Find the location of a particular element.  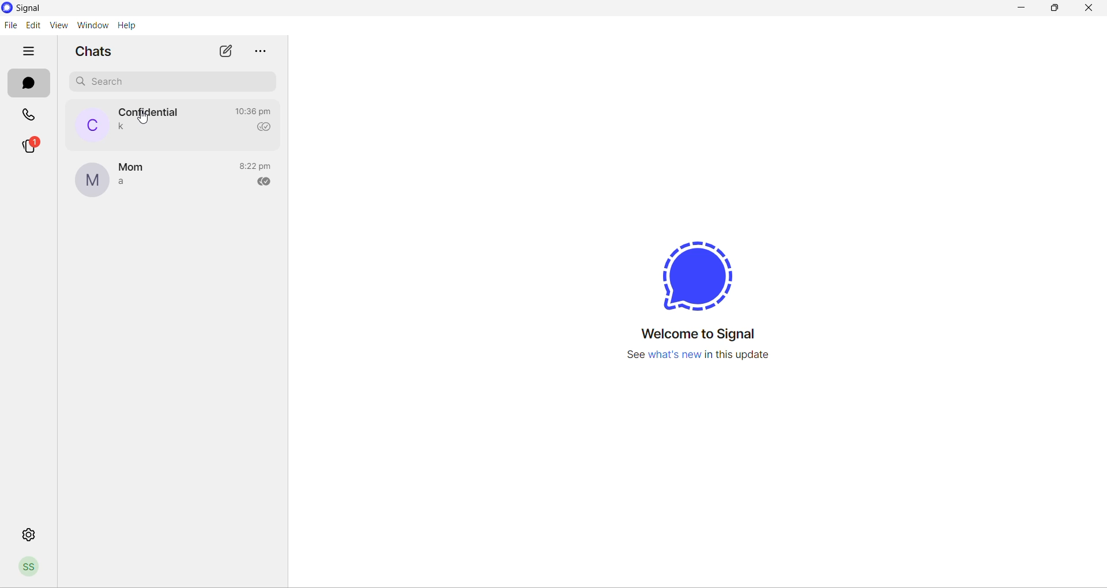

chats is located at coordinates (28, 83).